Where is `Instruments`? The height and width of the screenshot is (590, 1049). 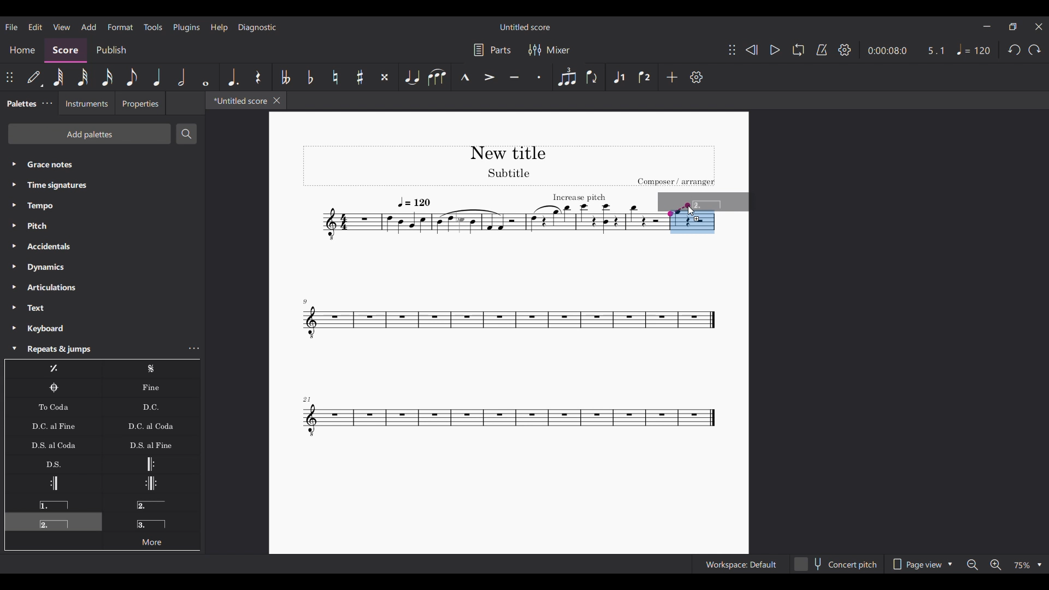
Instruments is located at coordinates (86, 103).